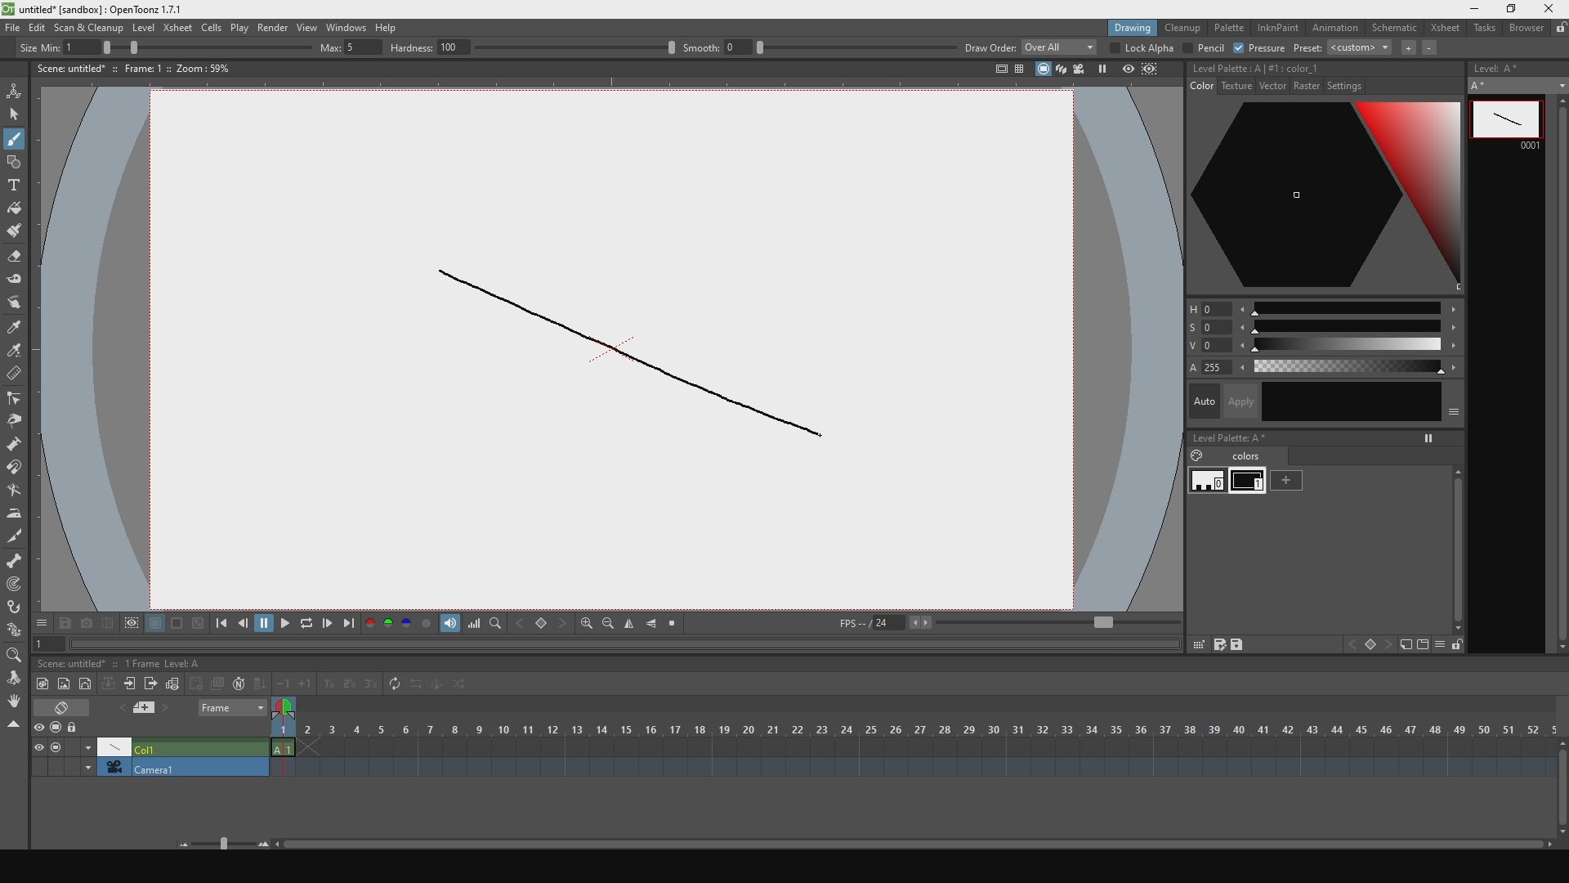  I want to click on file, so click(11, 27).